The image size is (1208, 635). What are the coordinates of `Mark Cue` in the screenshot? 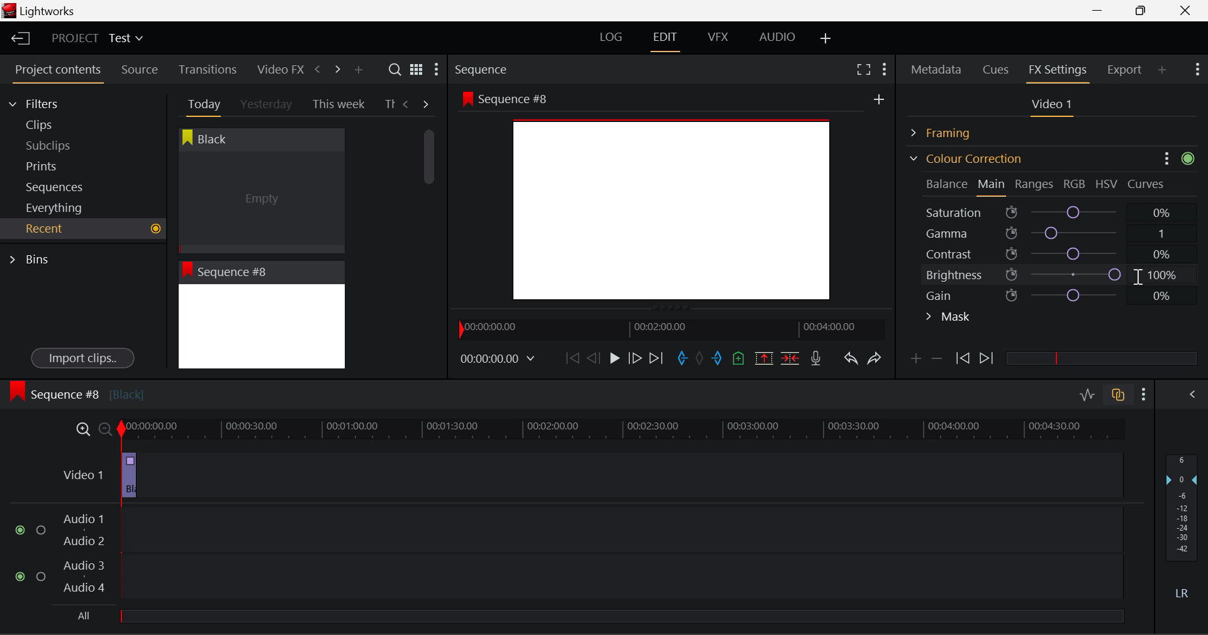 It's located at (737, 359).